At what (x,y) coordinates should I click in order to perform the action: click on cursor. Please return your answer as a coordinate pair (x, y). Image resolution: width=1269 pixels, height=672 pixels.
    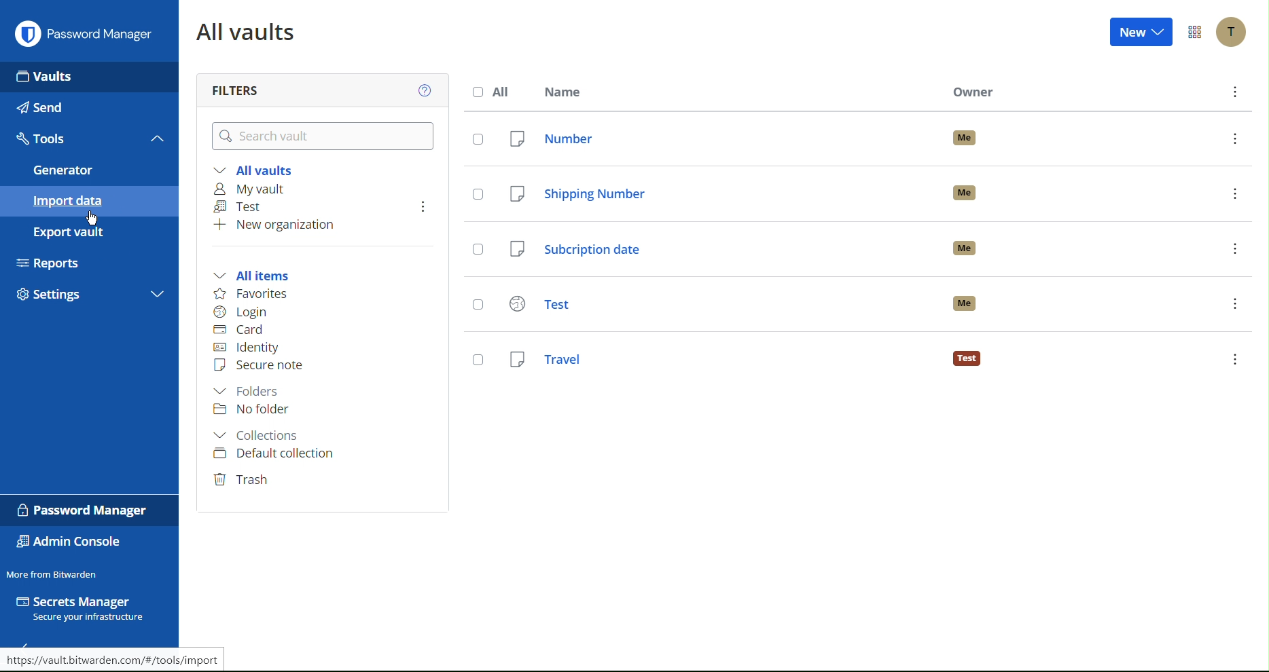
    Looking at the image, I should click on (90, 219).